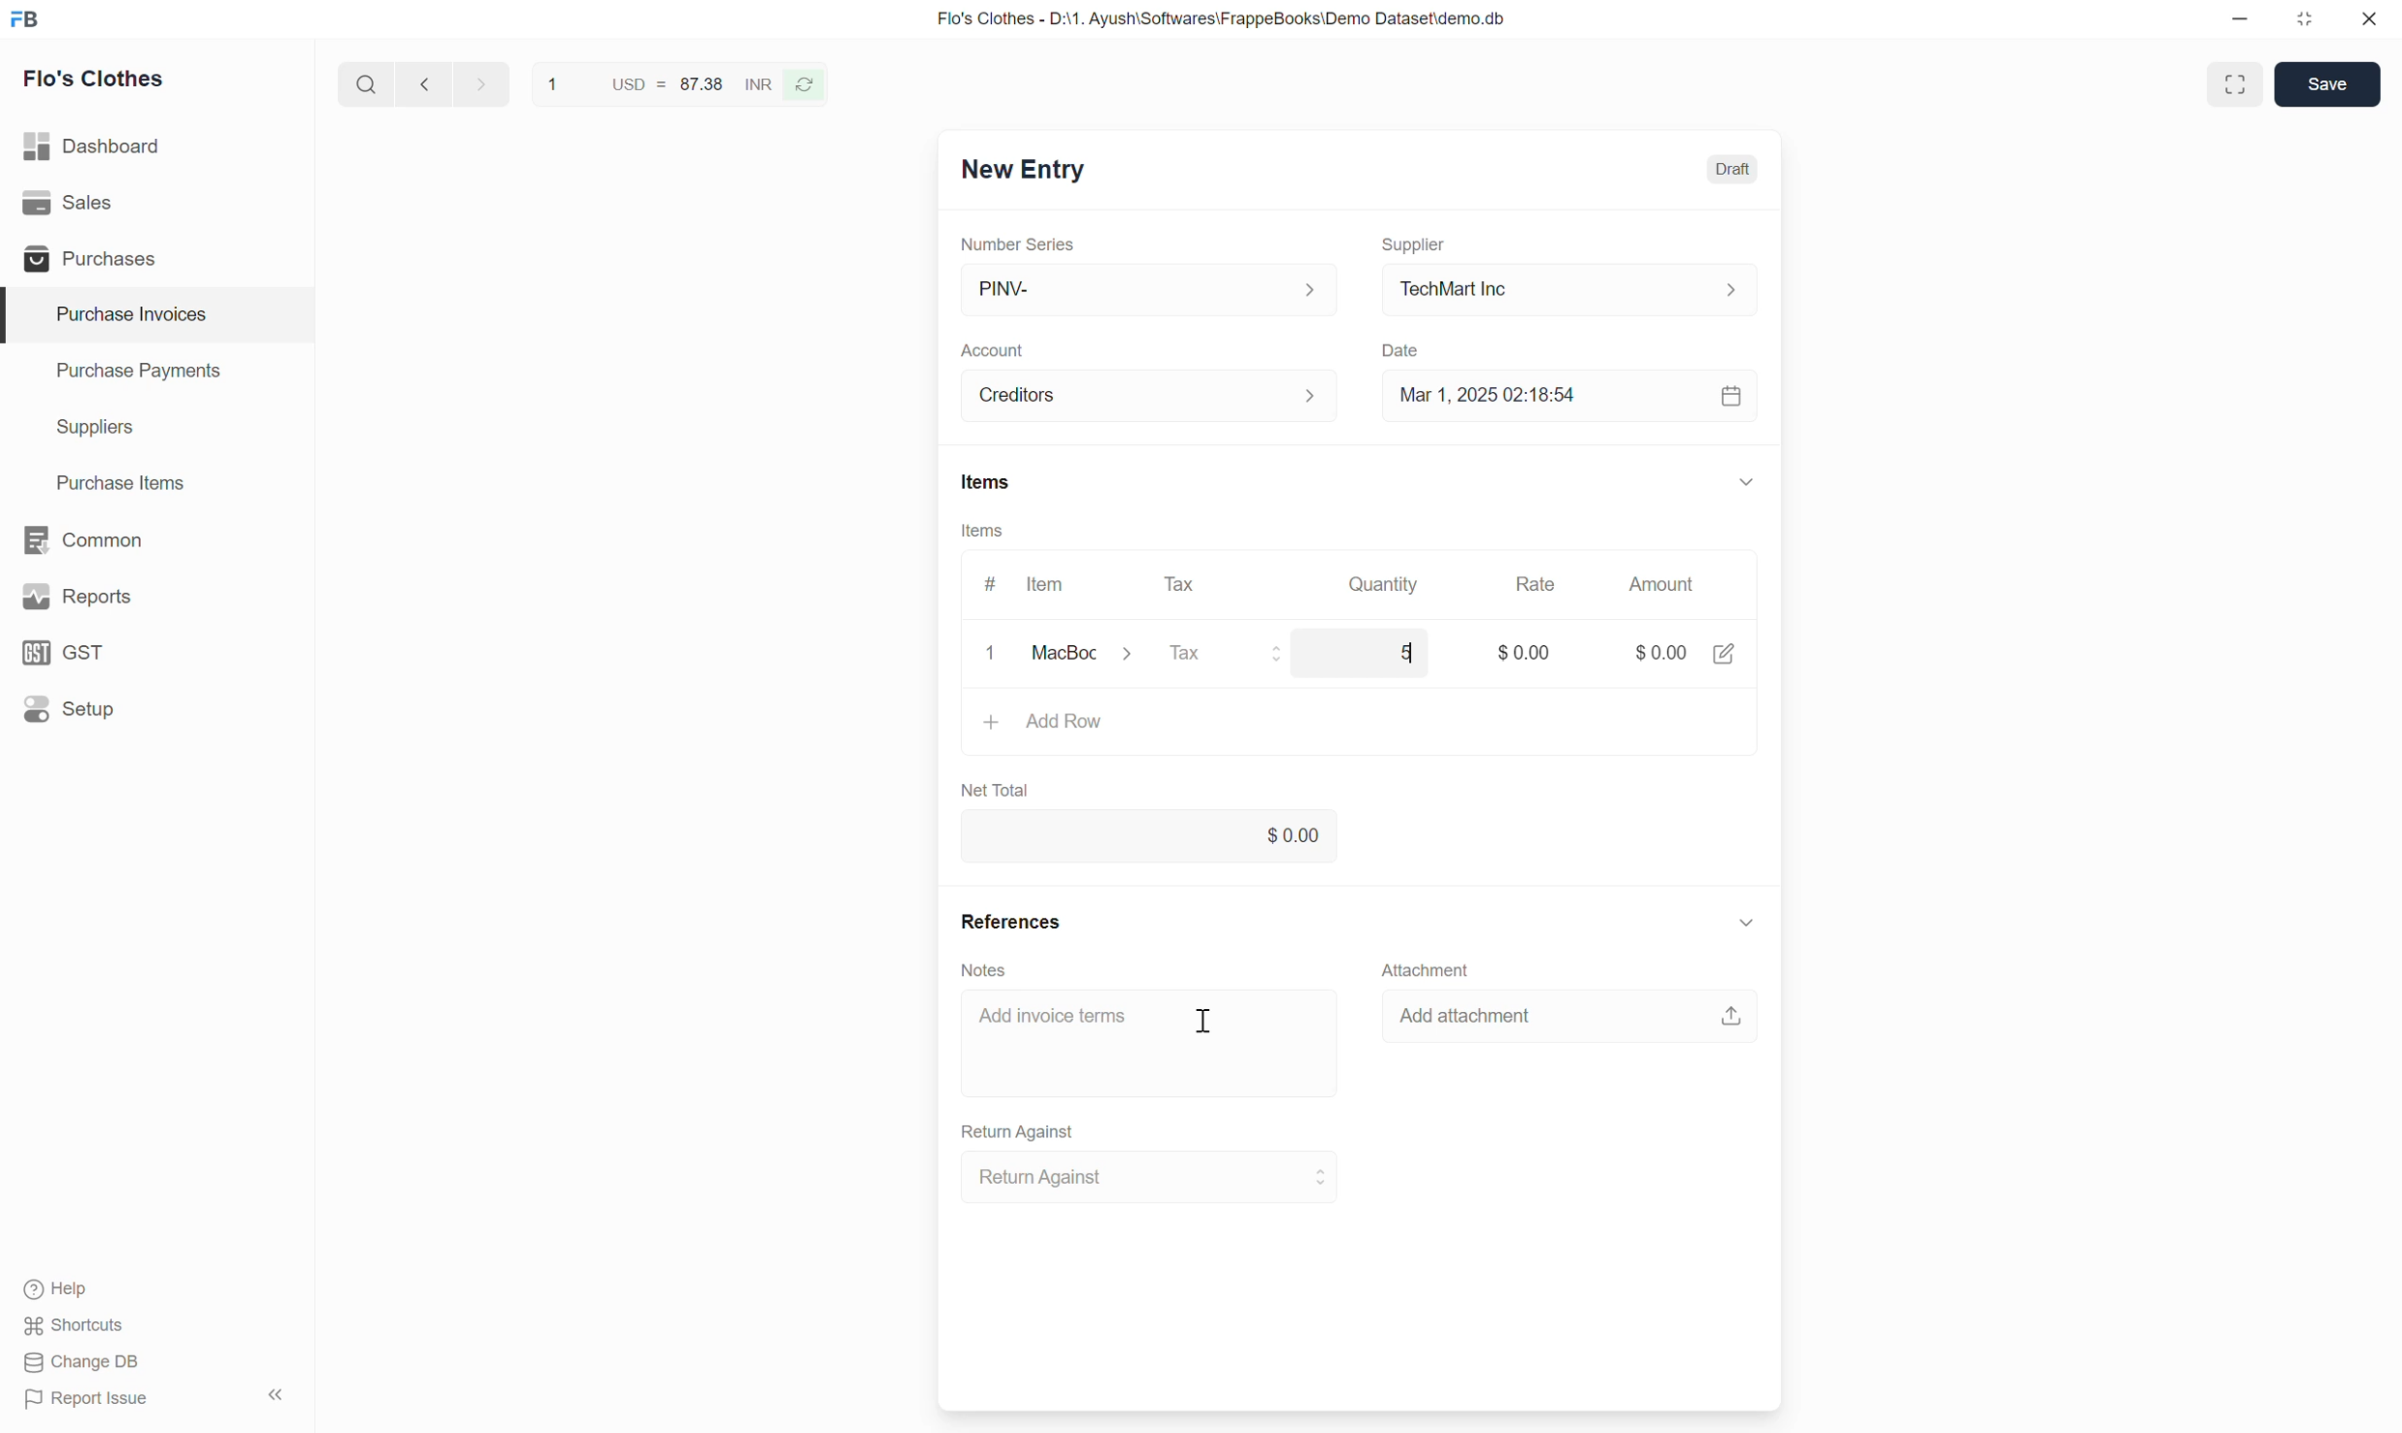  What do you see at coordinates (24, 18) in the screenshot?
I see `Frappe Books logo` at bounding box center [24, 18].